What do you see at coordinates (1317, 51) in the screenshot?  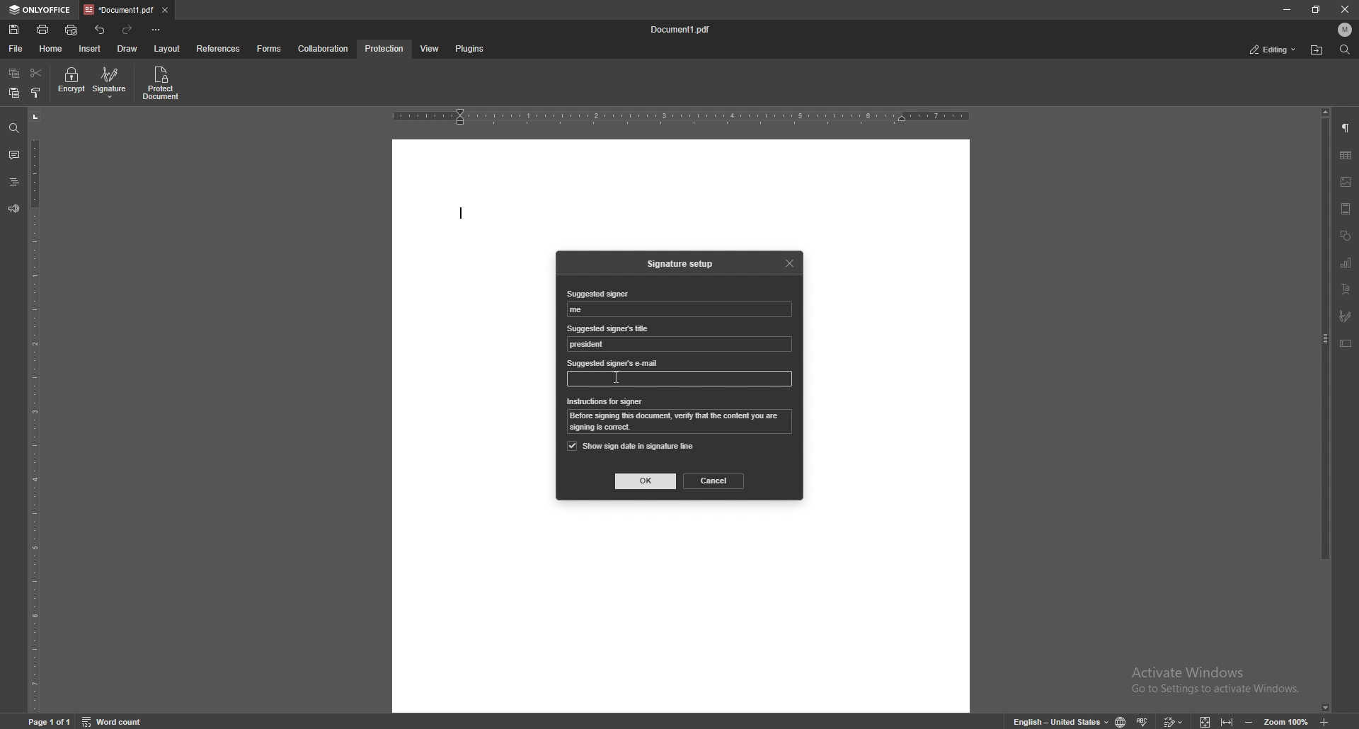 I see `locate file` at bounding box center [1317, 51].